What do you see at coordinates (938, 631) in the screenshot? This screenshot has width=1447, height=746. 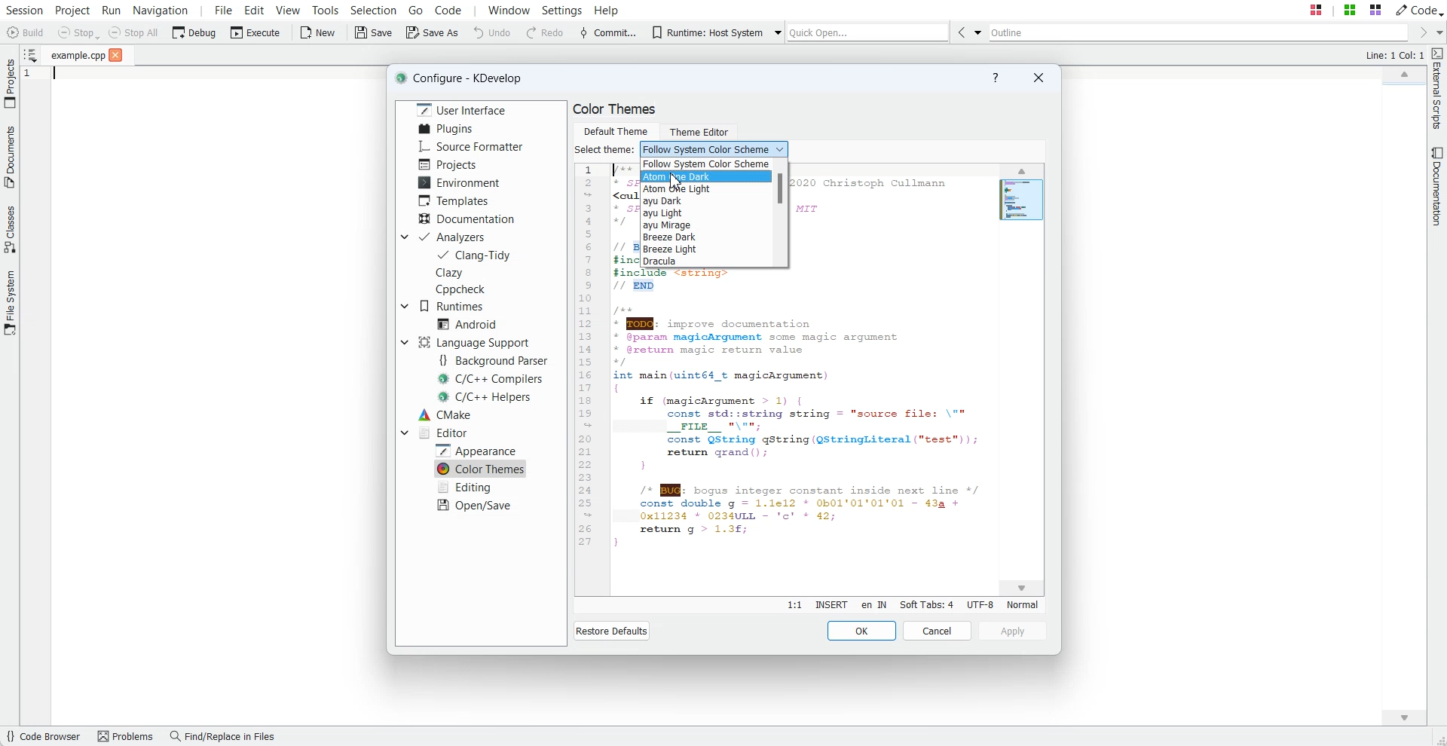 I see `Cancel` at bounding box center [938, 631].